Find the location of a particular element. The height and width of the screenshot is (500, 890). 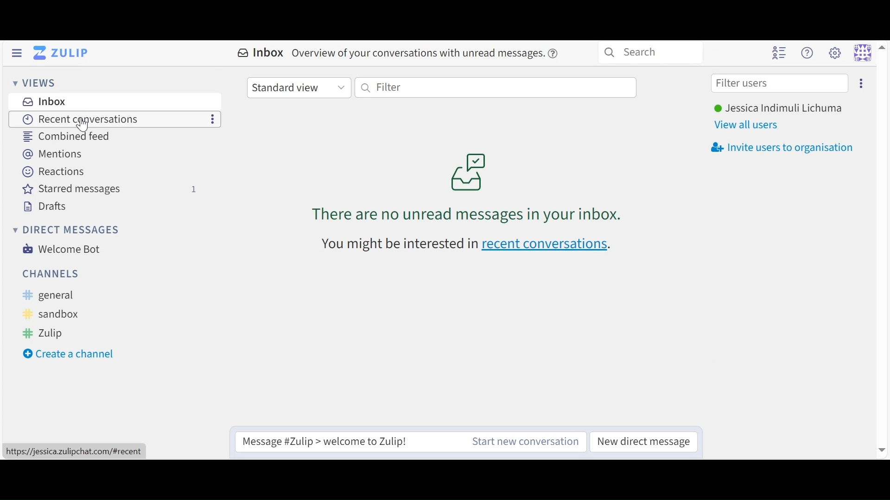

Personal menu is located at coordinates (869, 52).